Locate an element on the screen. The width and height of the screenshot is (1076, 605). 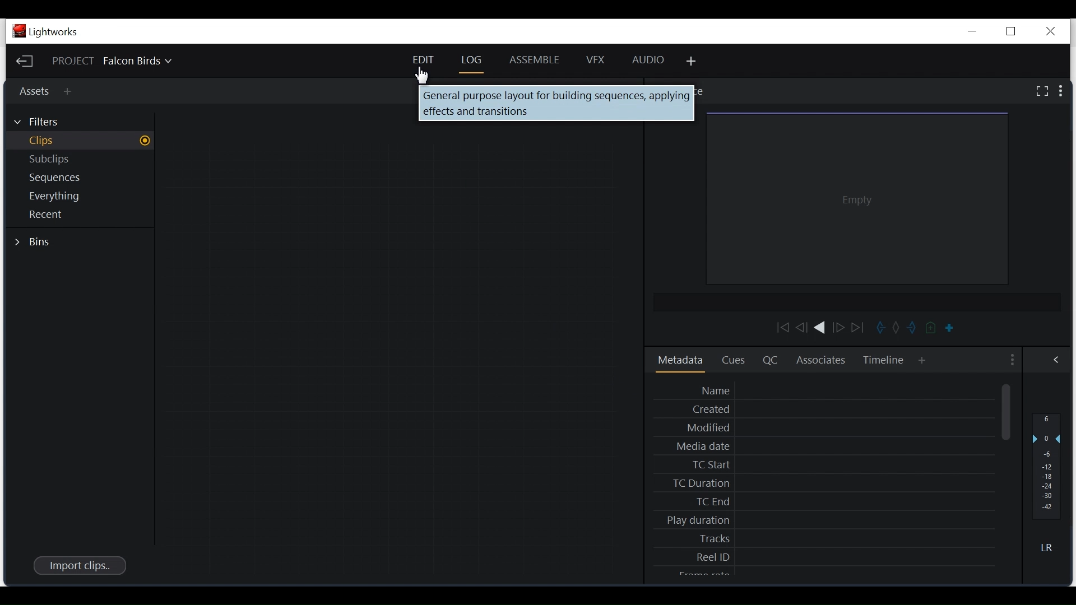
Vertical Scrollbar is located at coordinates (1008, 412).